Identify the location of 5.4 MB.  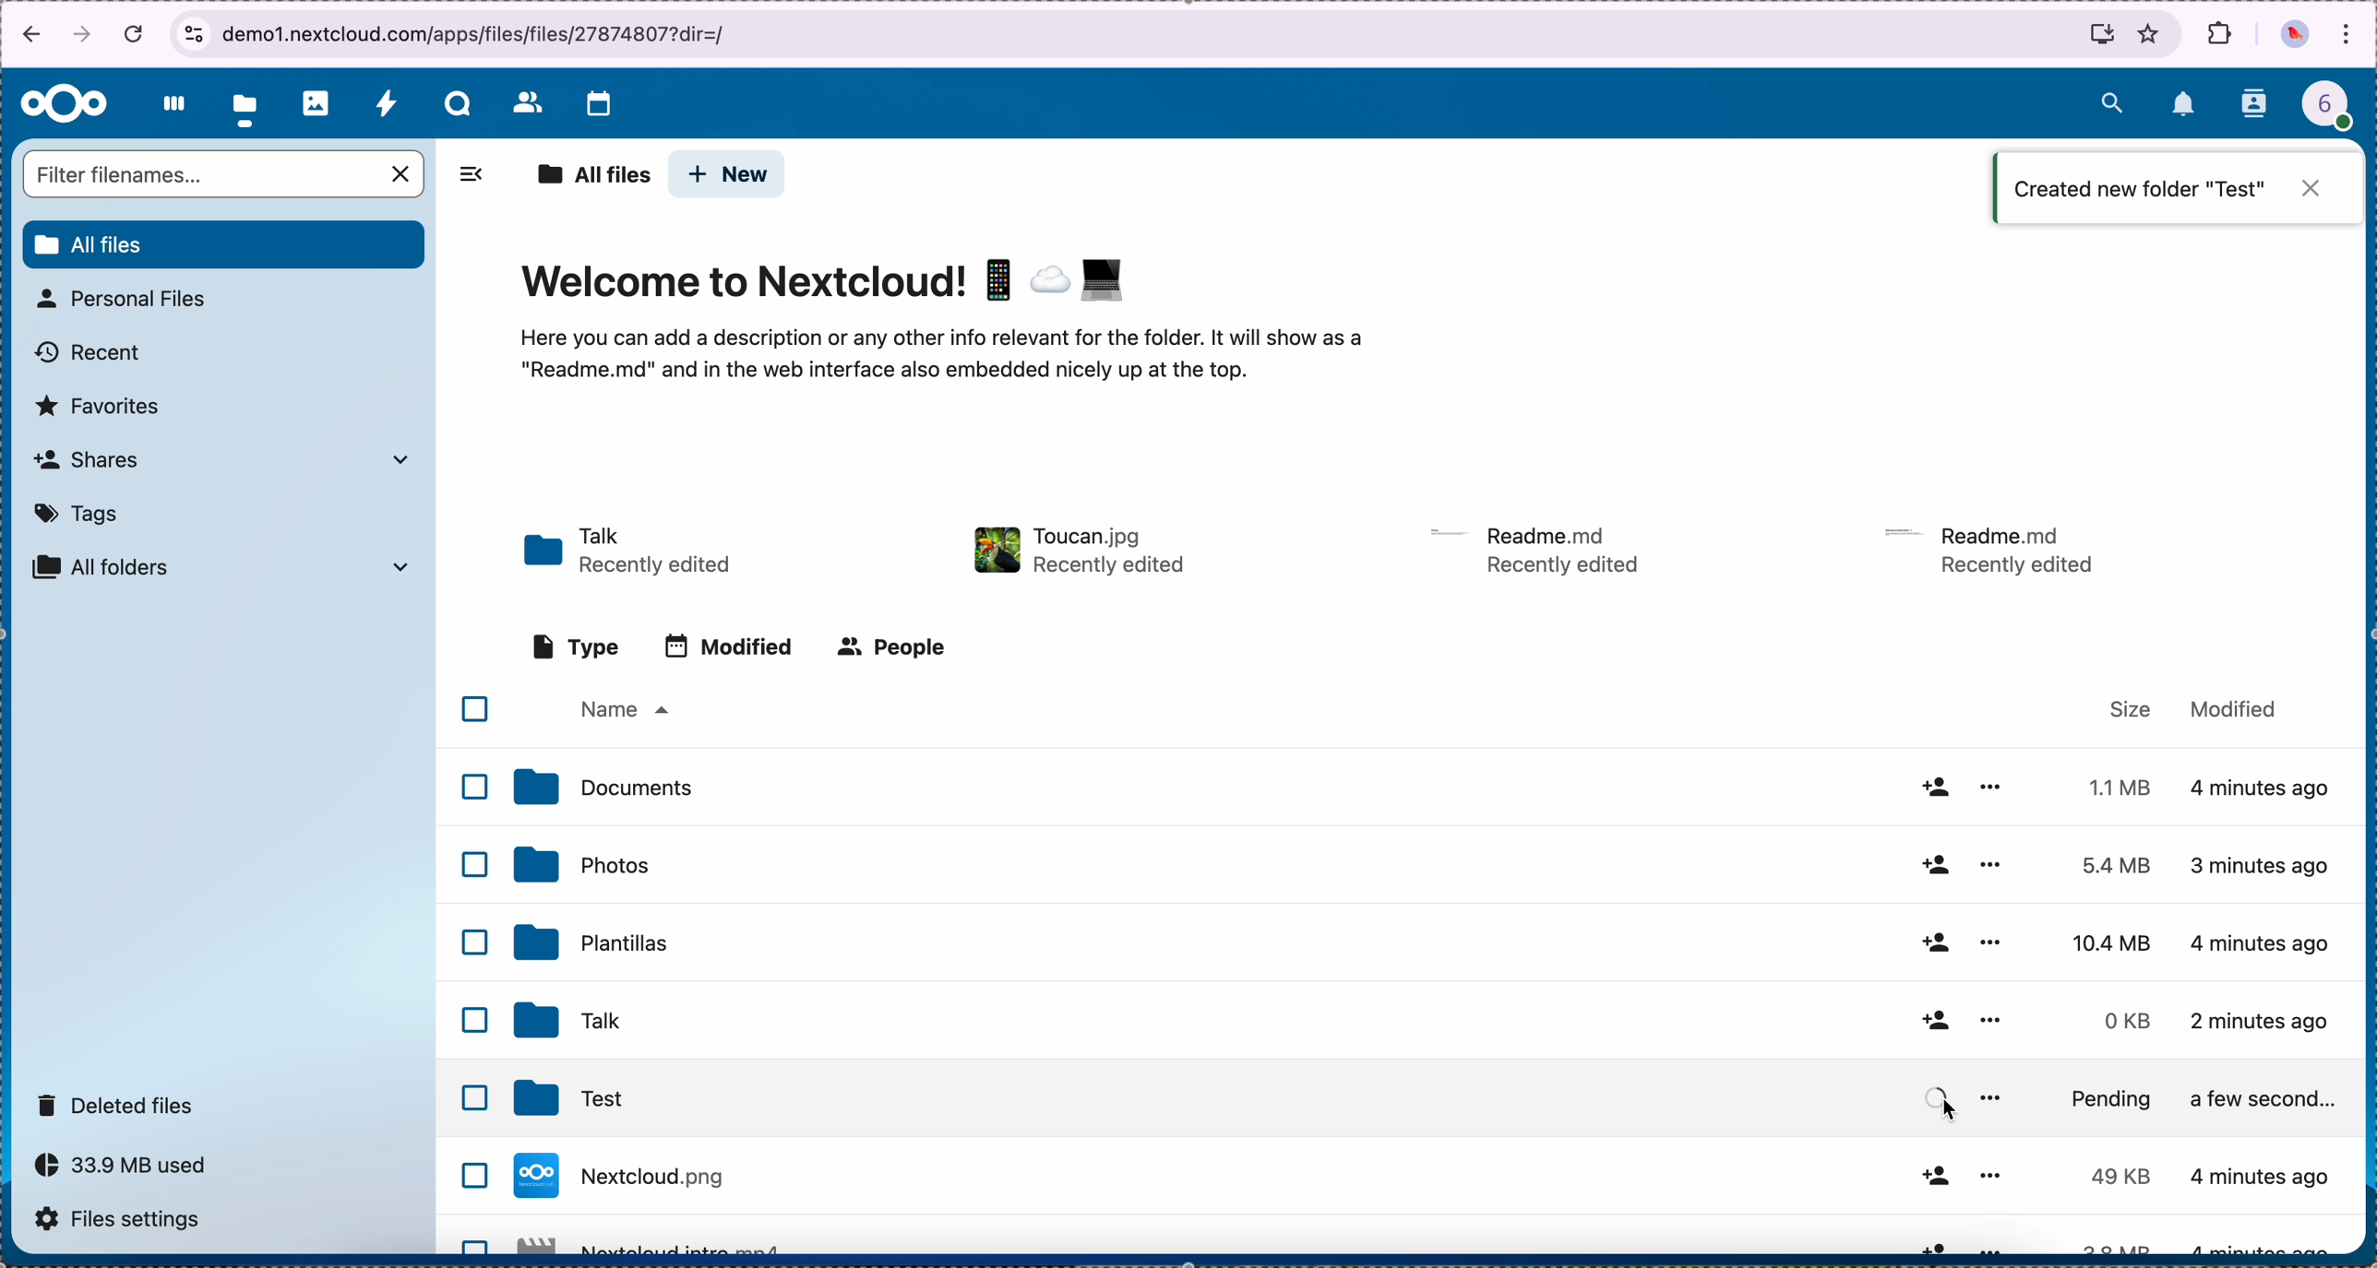
(2102, 866).